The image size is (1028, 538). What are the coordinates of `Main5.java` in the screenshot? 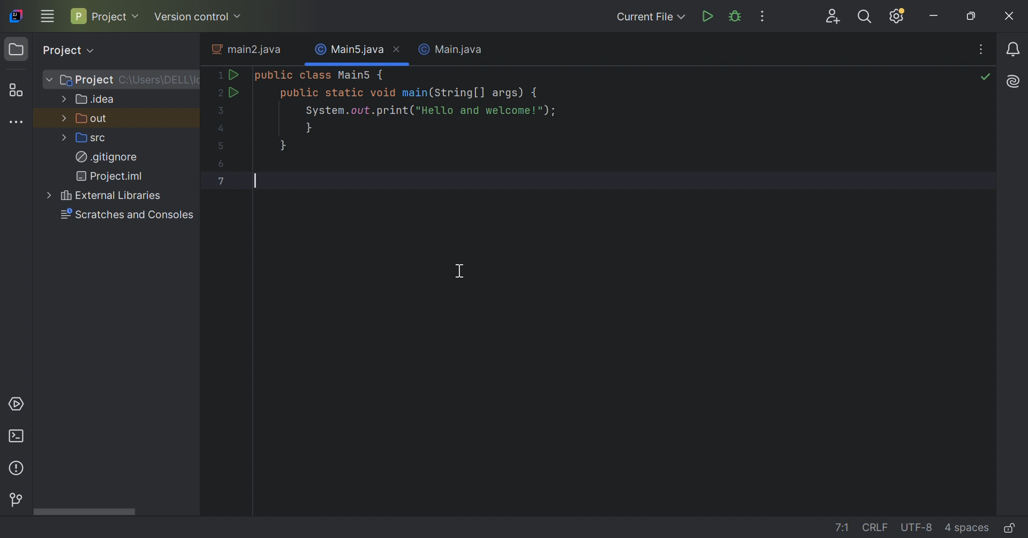 It's located at (349, 50).